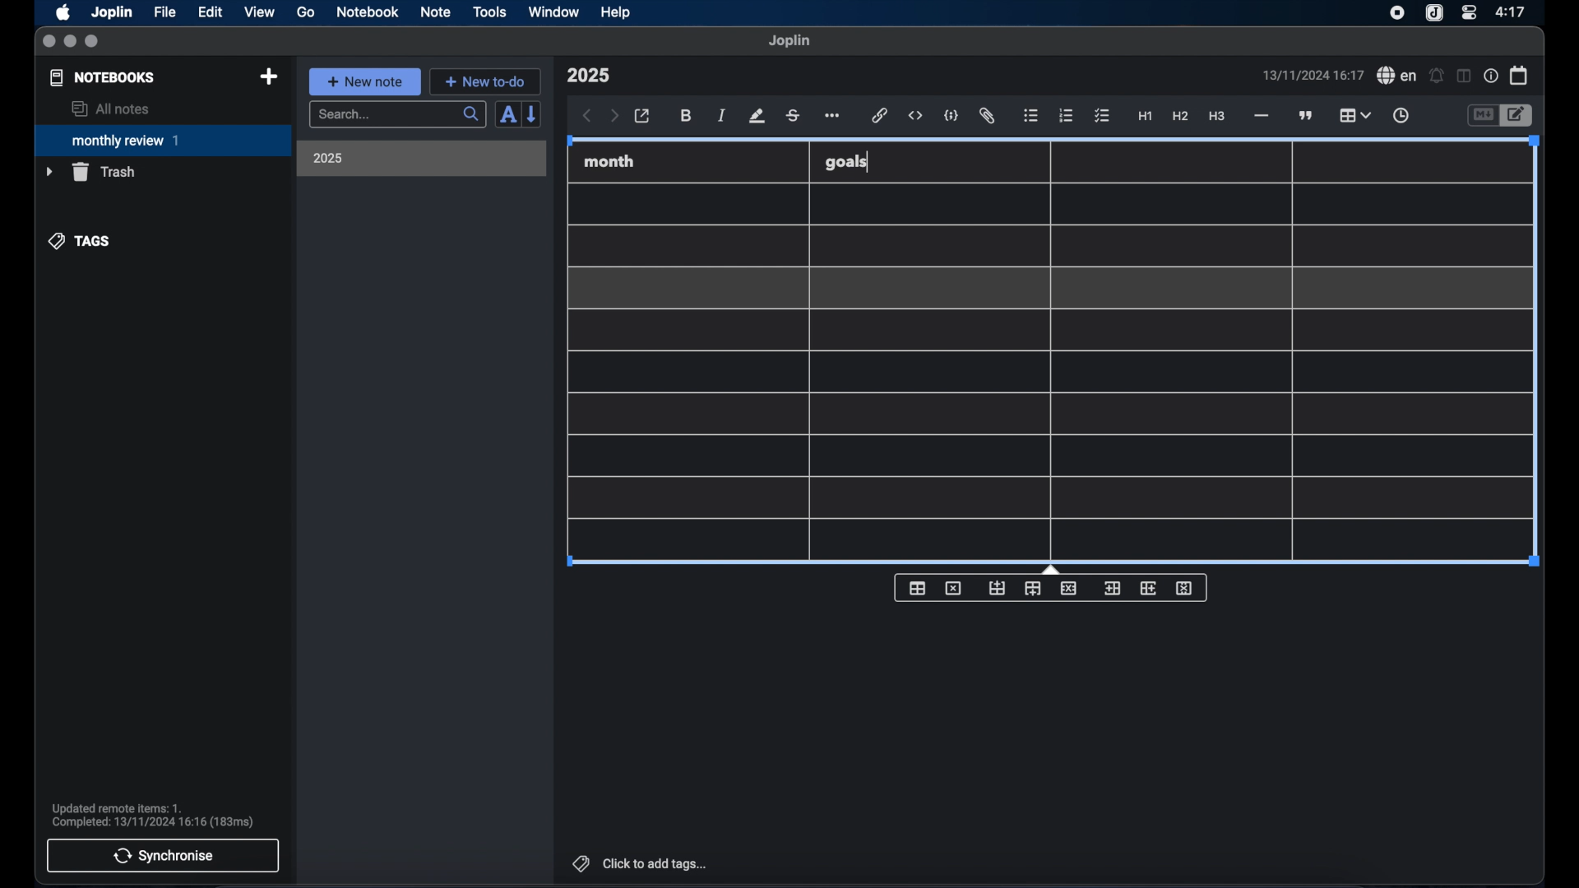 The image size is (1579, 888). I want to click on note title, so click(588, 76).